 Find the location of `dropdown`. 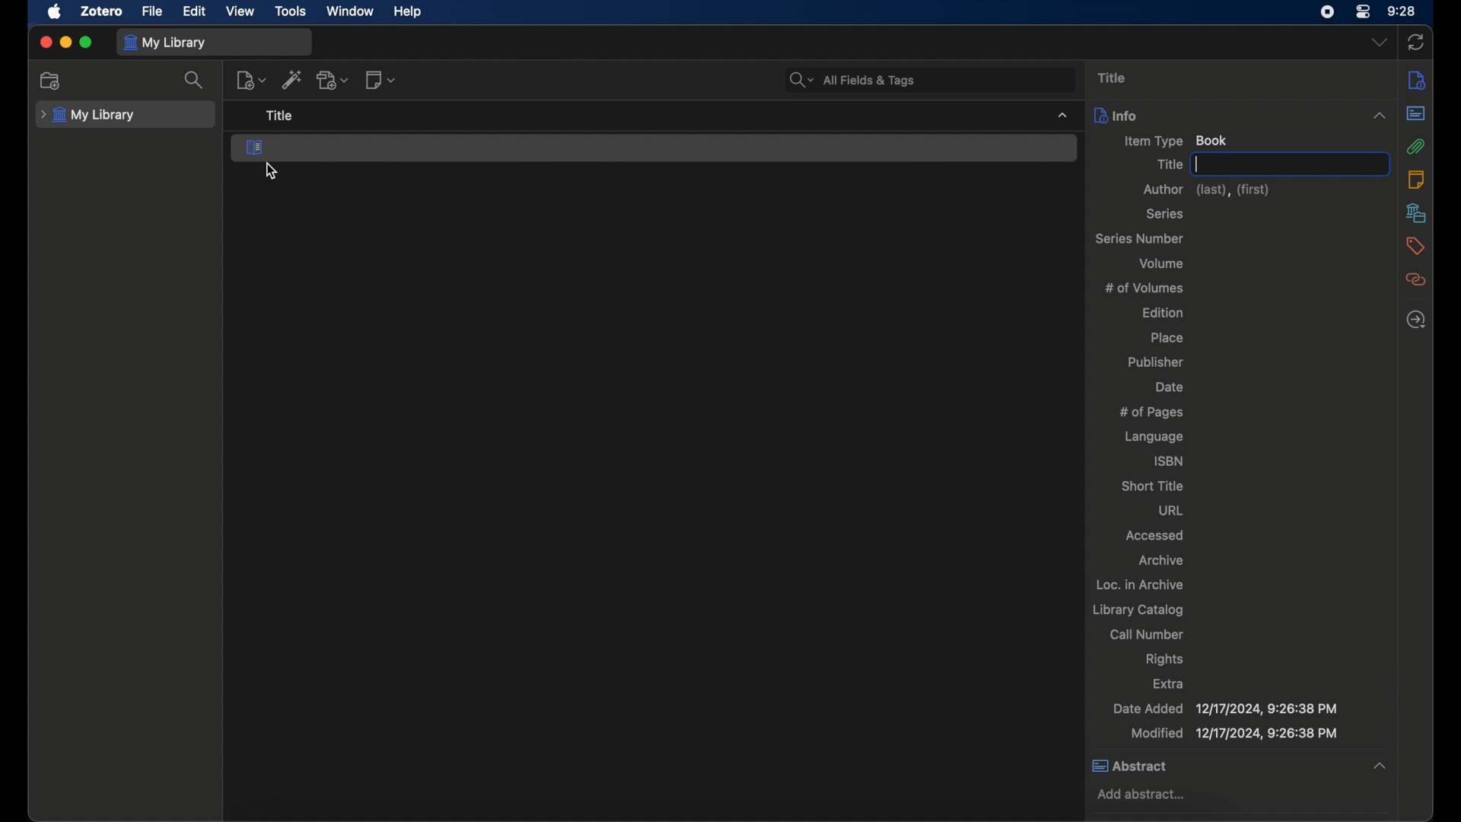

dropdown is located at coordinates (1377, 43).